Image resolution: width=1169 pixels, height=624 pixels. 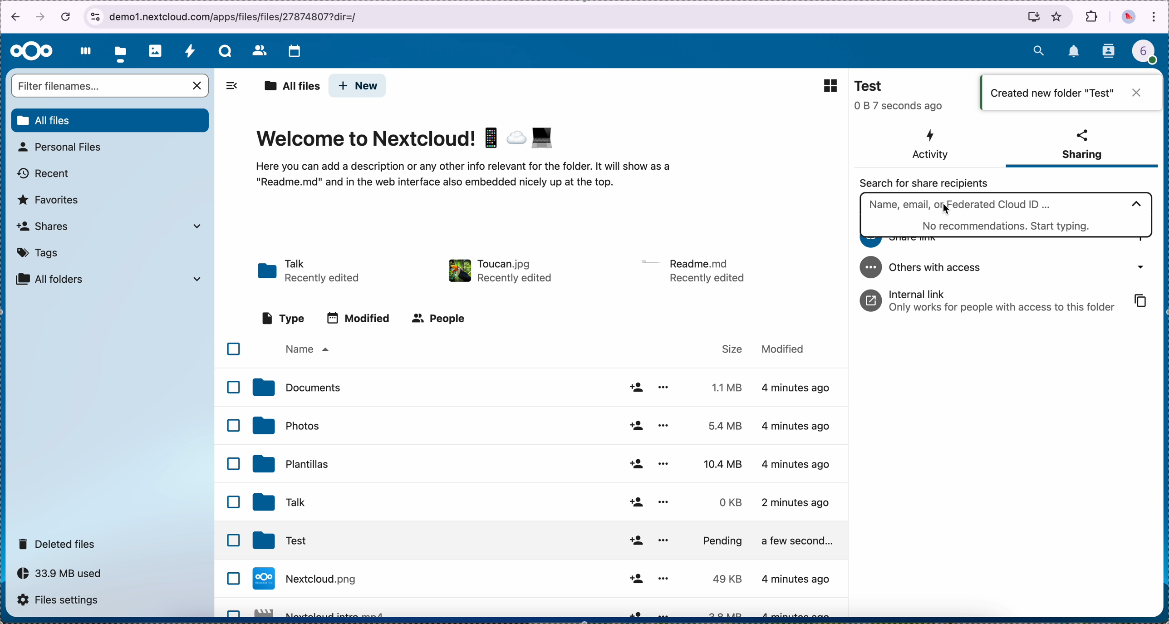 What do you see at coordinates (229, 89) in the screenshot?
I see `hide sidebar` at bounding box center [229, 89].